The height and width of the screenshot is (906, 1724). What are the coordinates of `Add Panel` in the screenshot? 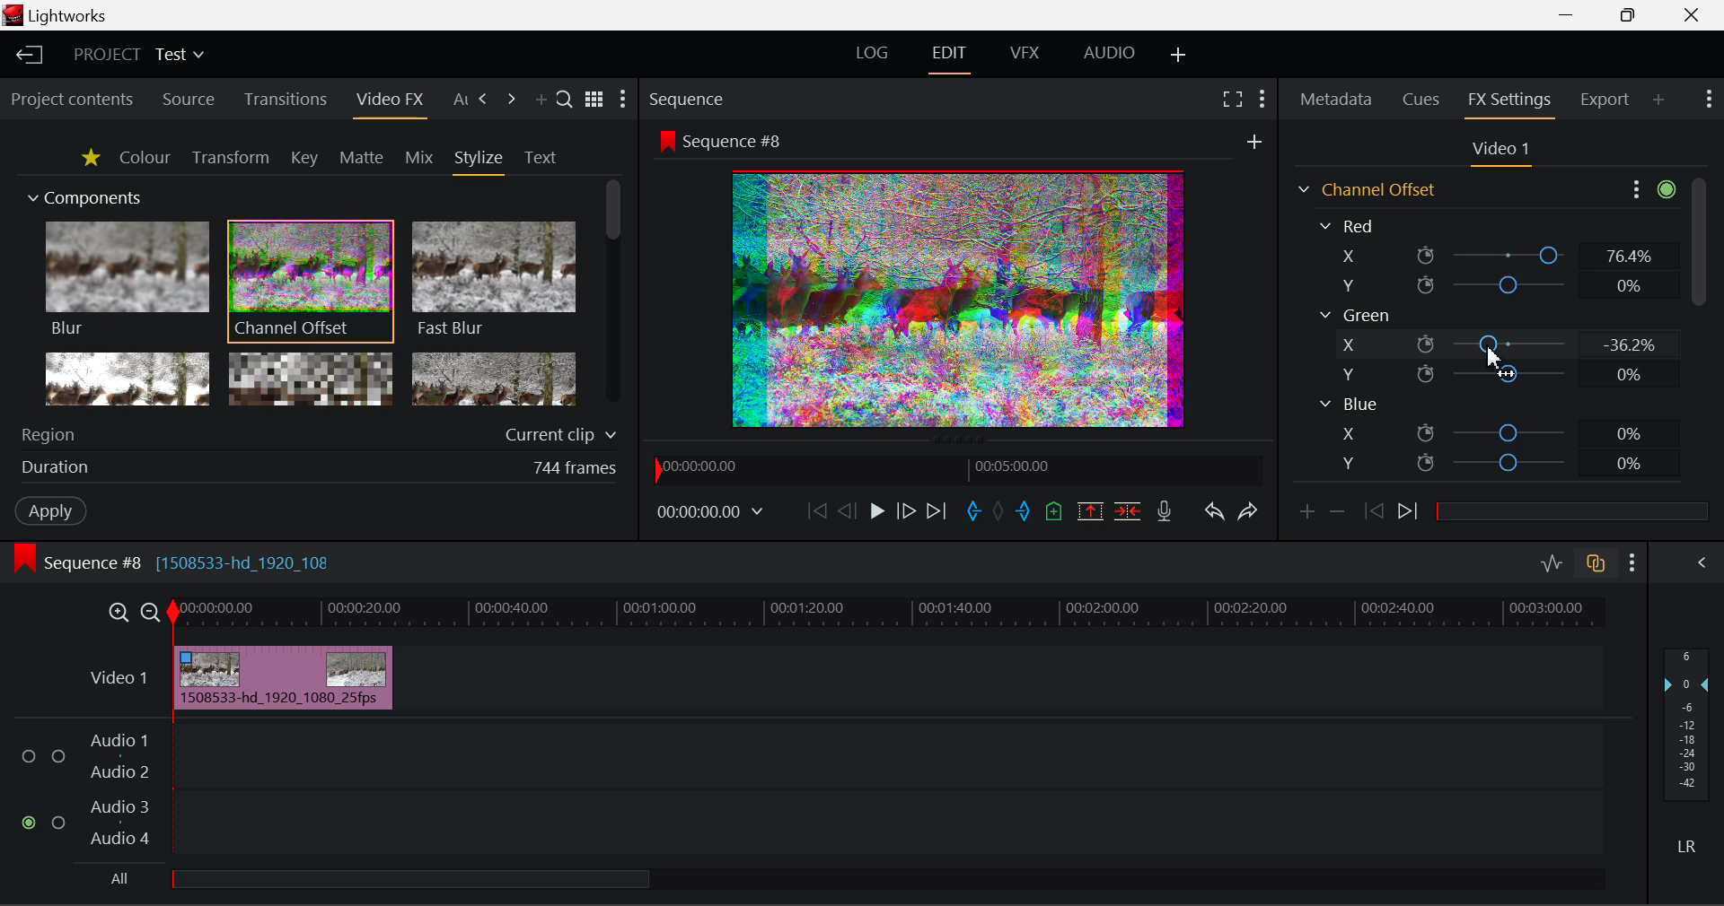 It's located at (541, 101).